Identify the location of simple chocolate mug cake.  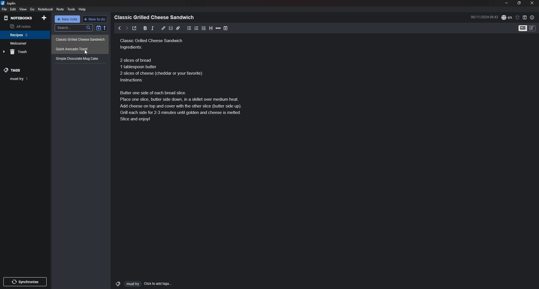
(193, 98).